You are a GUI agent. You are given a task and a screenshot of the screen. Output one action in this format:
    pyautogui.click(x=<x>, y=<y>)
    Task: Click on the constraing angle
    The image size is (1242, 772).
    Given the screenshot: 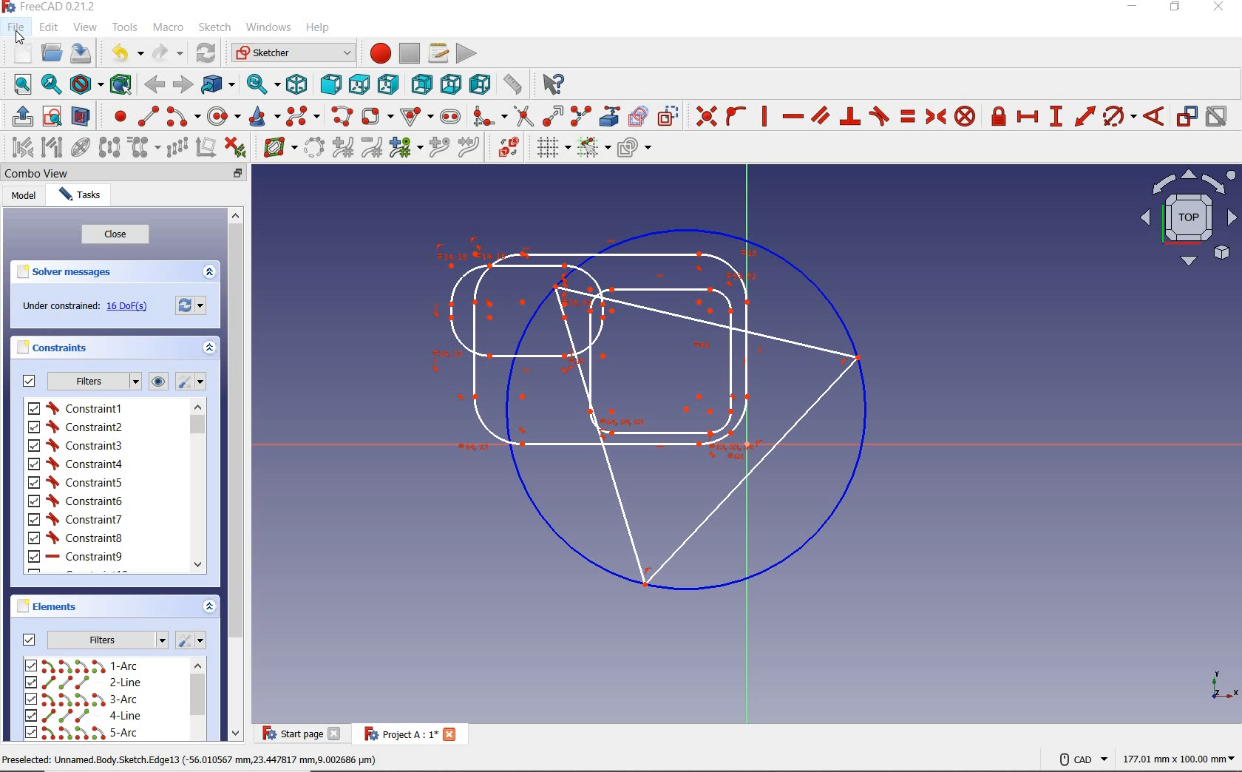 What is the action you would take?
    pyautogui.click(x=1153, y=115)
    